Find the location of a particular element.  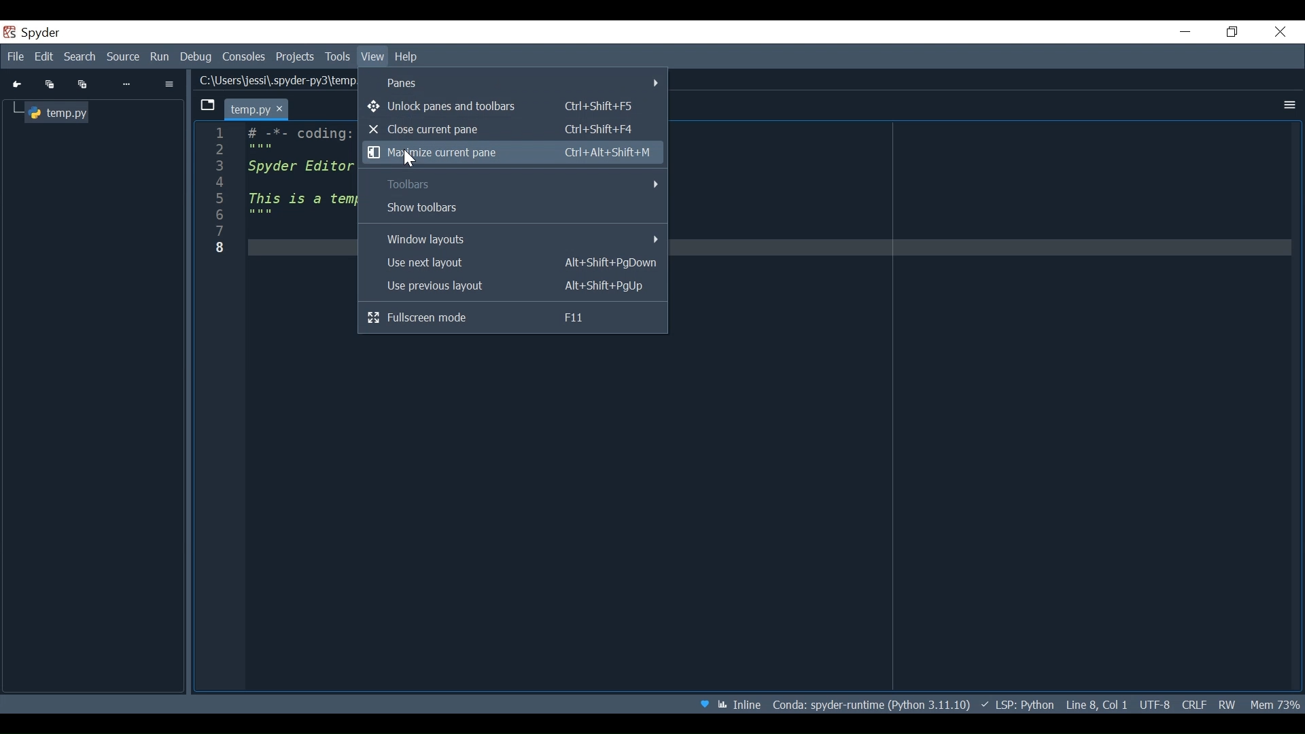

Minimize is located at coordinates (1185, 31).